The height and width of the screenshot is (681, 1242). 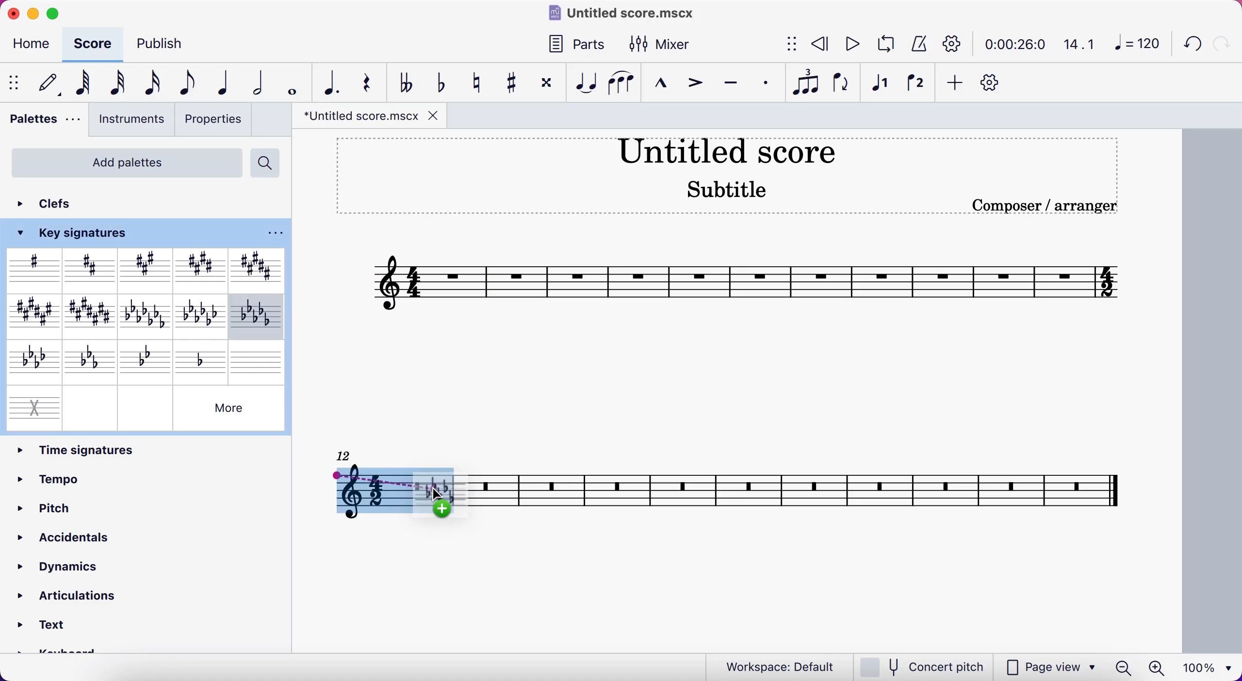 I want to click on undo, so click(x=1189, y=45).